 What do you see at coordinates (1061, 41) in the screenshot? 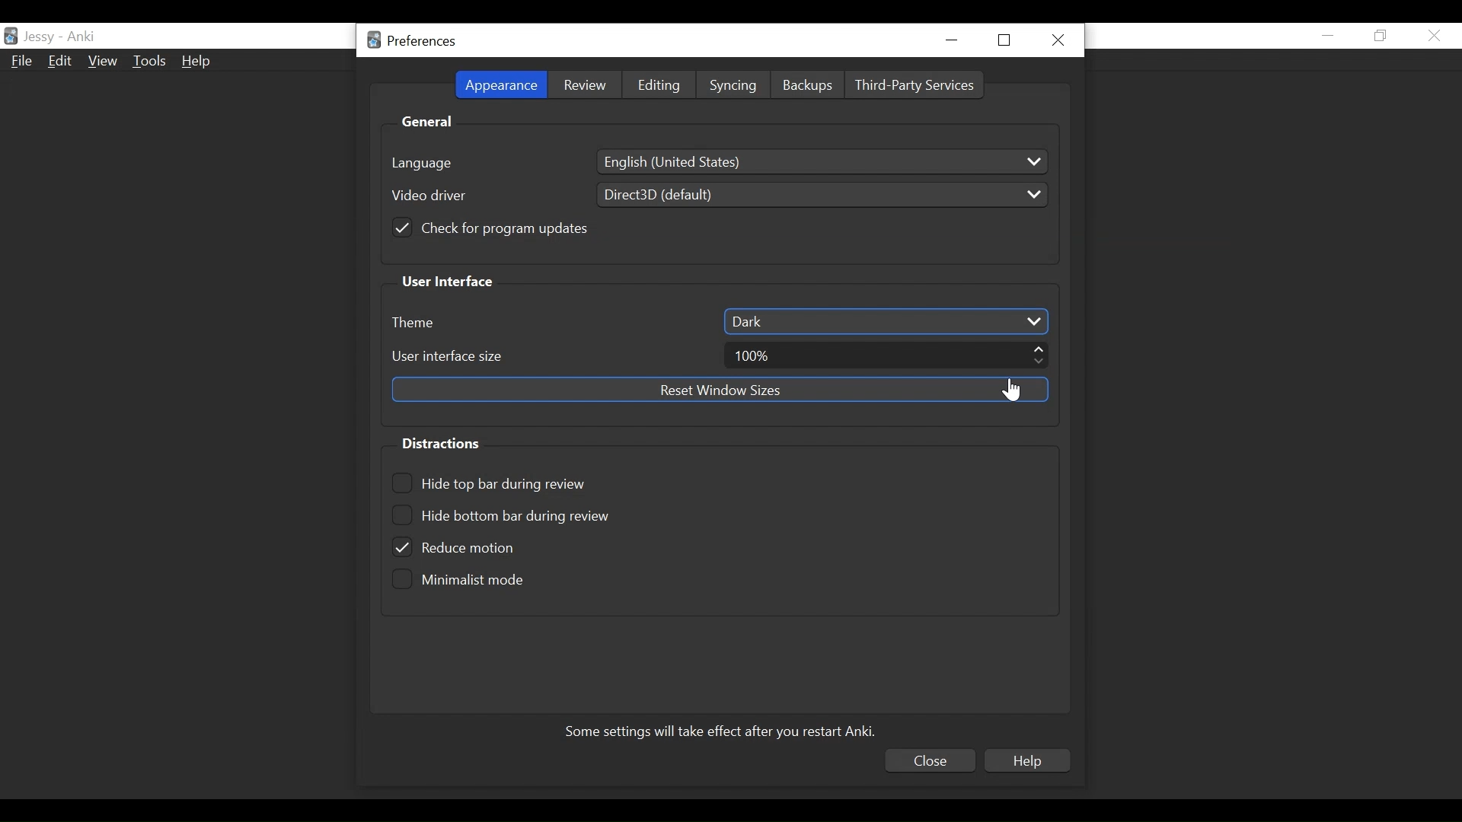
I see `Close` at bounding box center [1061, 41].